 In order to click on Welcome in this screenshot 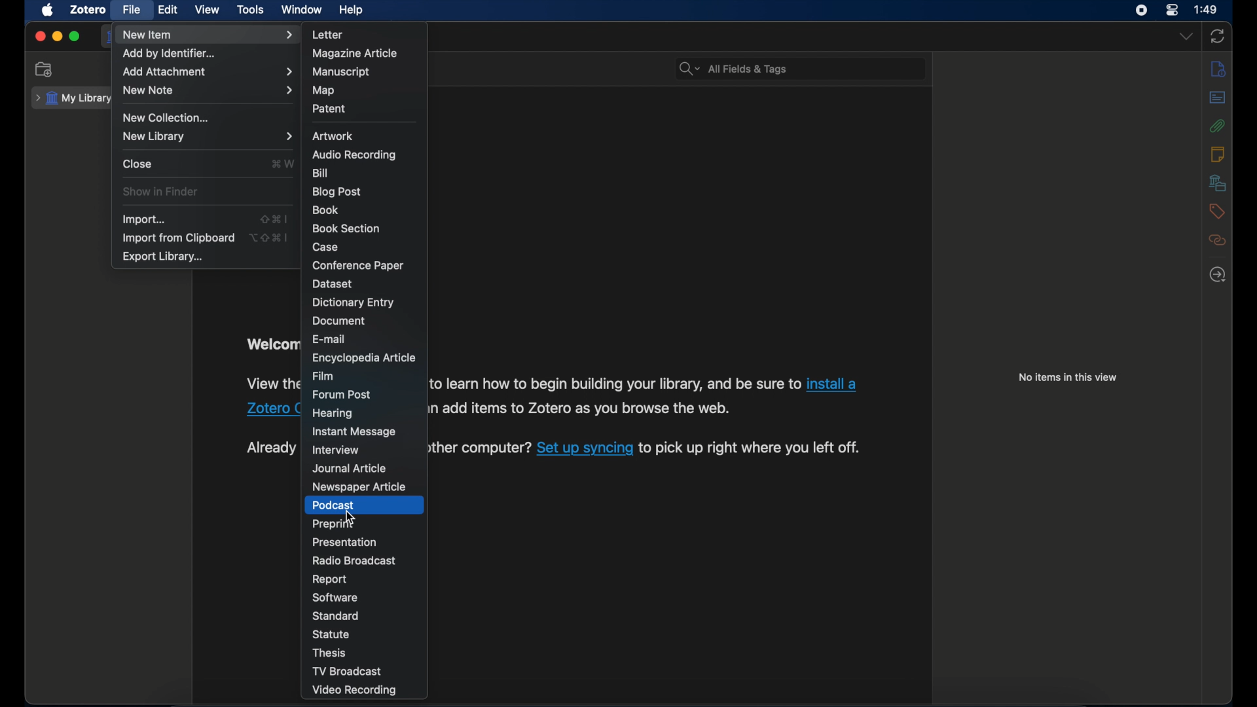, I will do `click(271, 344)`.